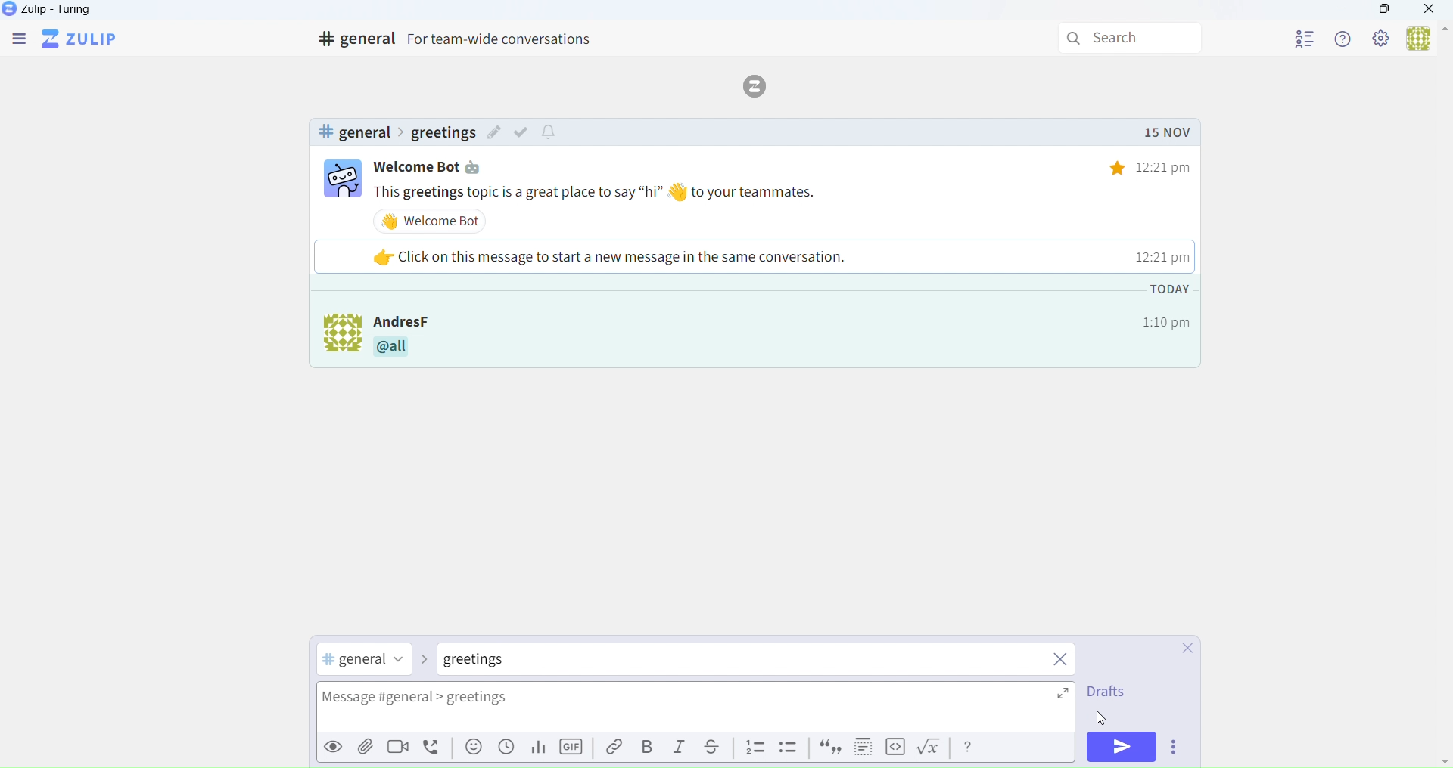 The height and width of the screenshot is (768, 1453). What do you see at coordinates (828, 749) in the screenshot?
I see `Quote` at bounding box center [828, 749].